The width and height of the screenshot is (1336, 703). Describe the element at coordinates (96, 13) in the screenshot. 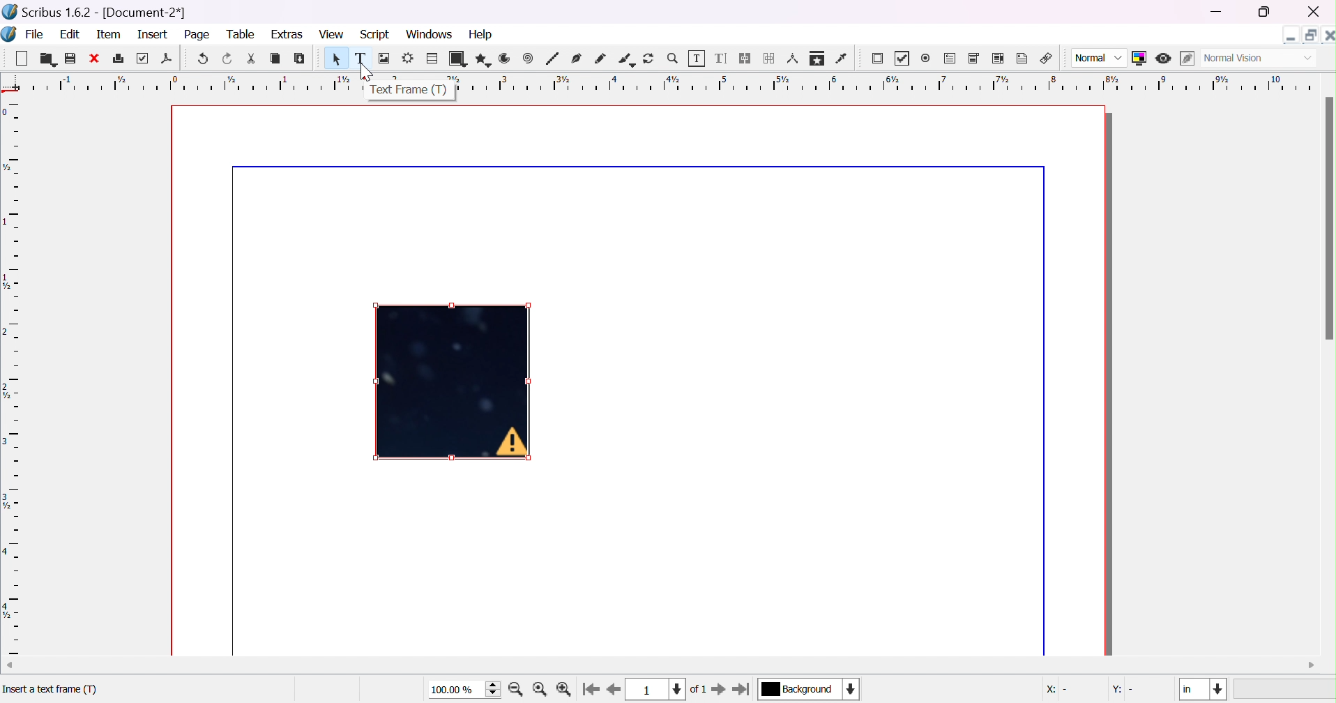

I see `scribus 1.6.2 - [Document-2*]` at that location.